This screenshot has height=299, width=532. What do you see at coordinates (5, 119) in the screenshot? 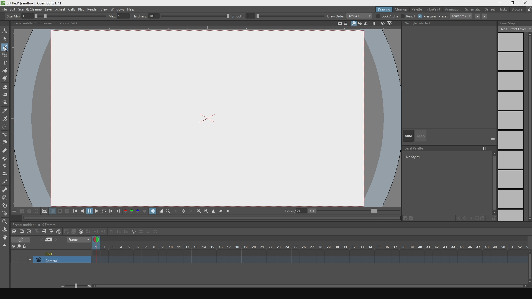
I see `color select` at bounding box center [5, 119].